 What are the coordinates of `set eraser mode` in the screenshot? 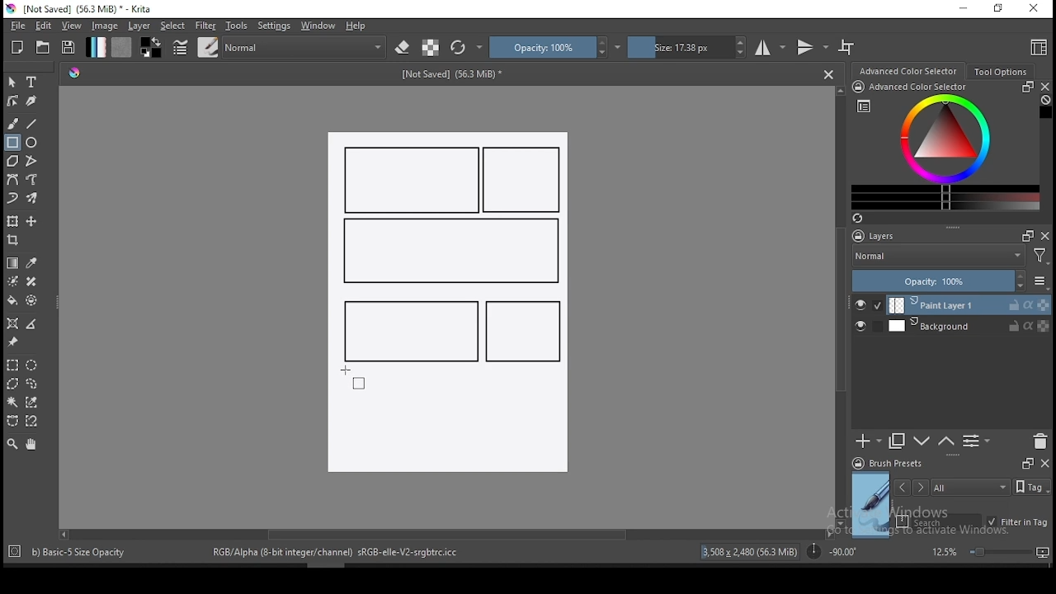 It's located at (404, 48).